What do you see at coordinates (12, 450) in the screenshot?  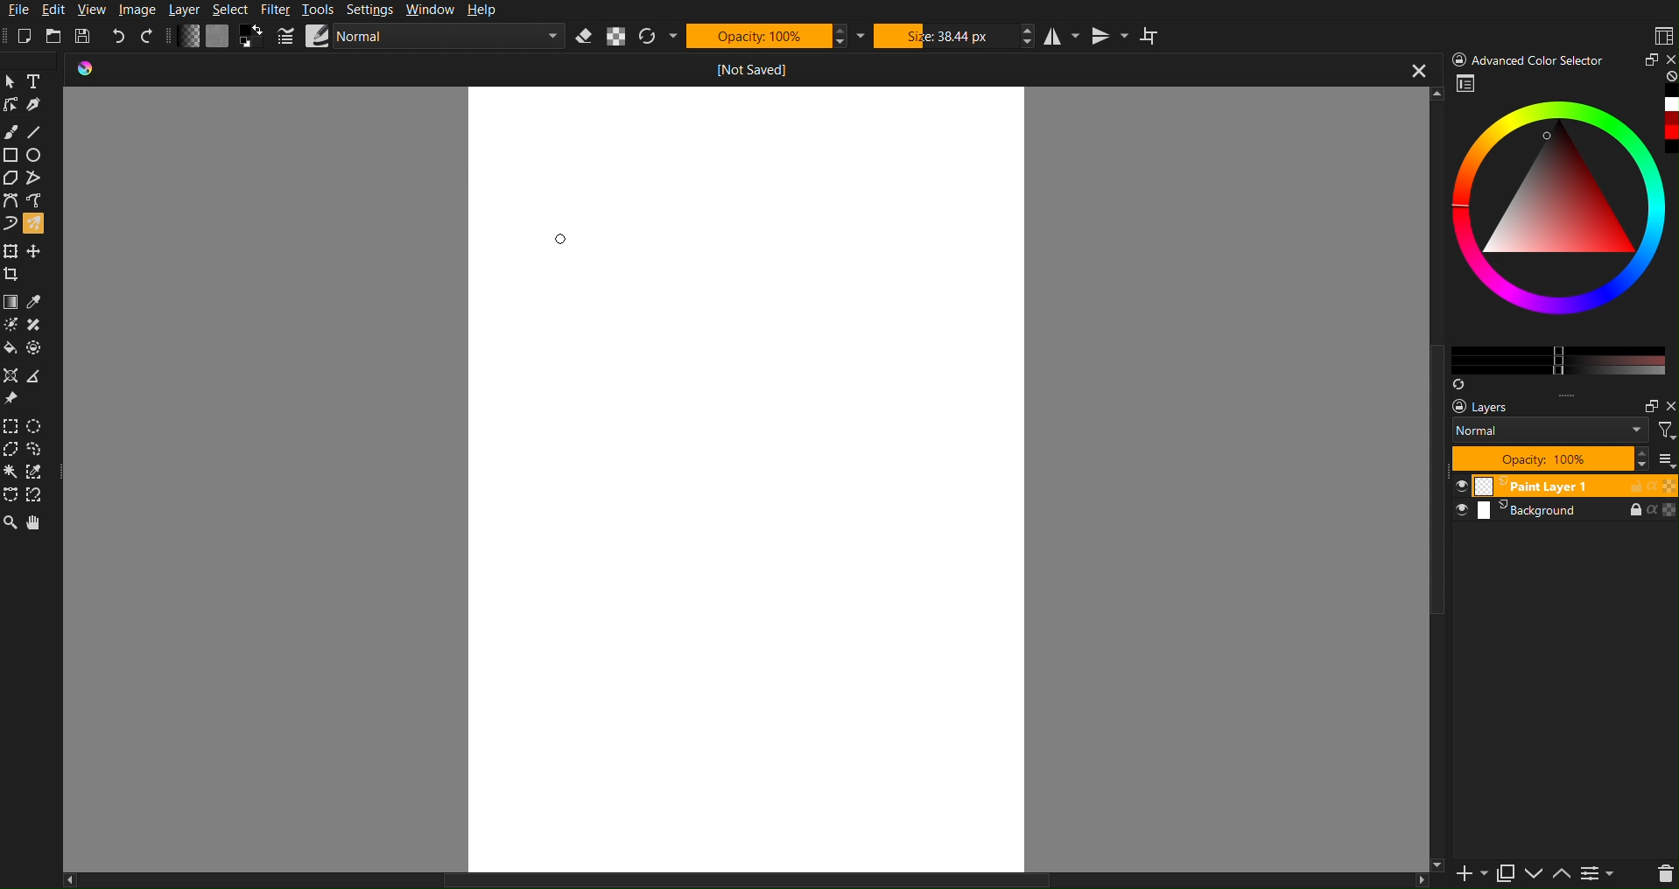 I see `Polygon selection Tool` at bounding box center [12, 450].